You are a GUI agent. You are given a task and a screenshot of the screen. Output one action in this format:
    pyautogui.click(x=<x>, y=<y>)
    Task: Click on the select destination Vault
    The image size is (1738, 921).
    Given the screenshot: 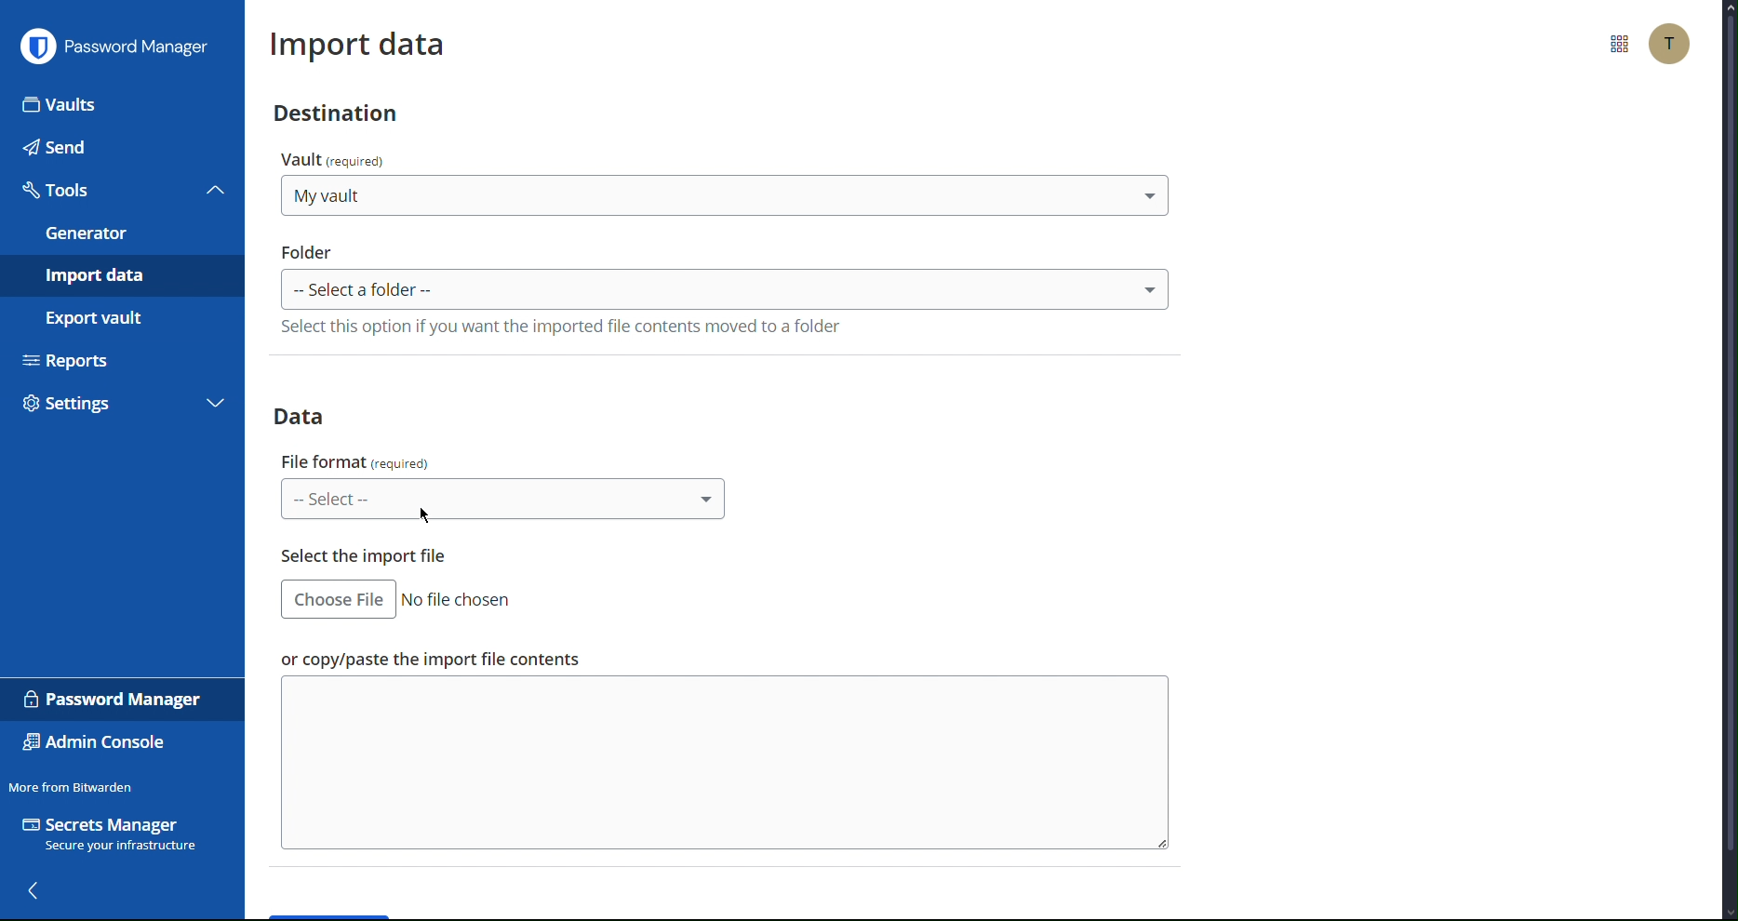 What is the action you would take?
    pyautogui.click(x=723, y=194)
    